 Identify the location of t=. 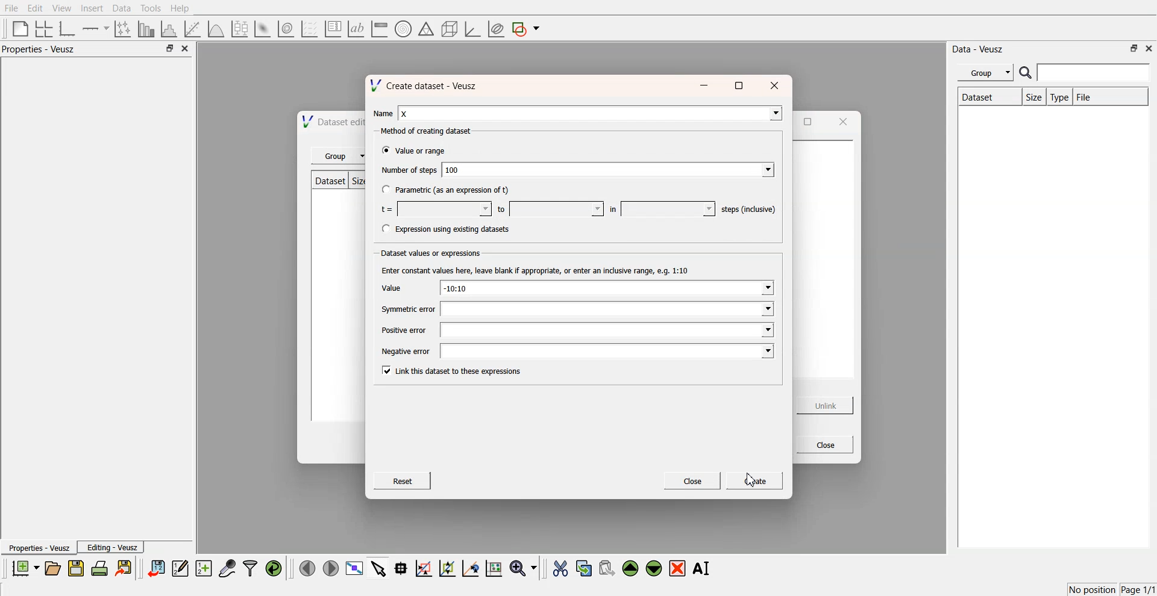
(386, 209).